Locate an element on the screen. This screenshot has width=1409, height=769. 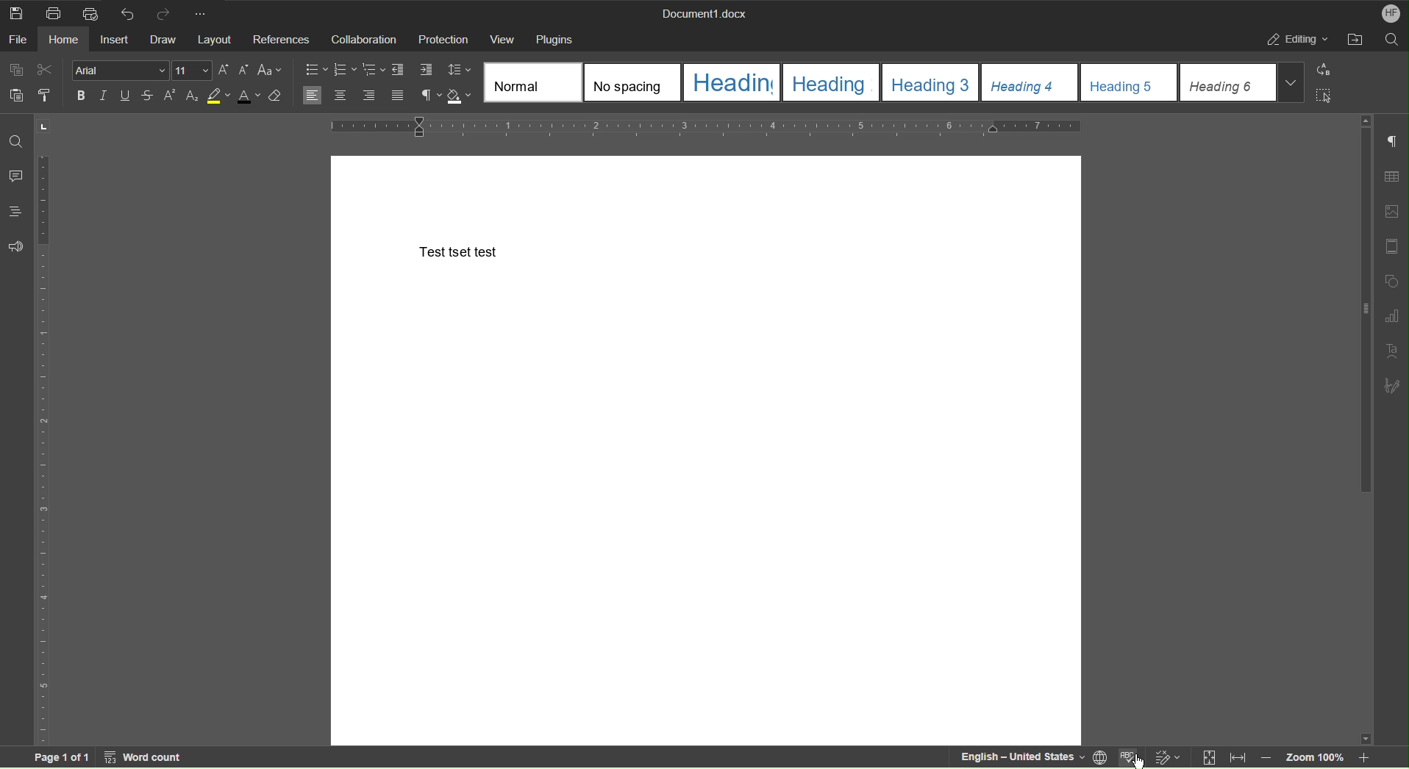
Vertical Ruler is located at coordinates (42, 448).